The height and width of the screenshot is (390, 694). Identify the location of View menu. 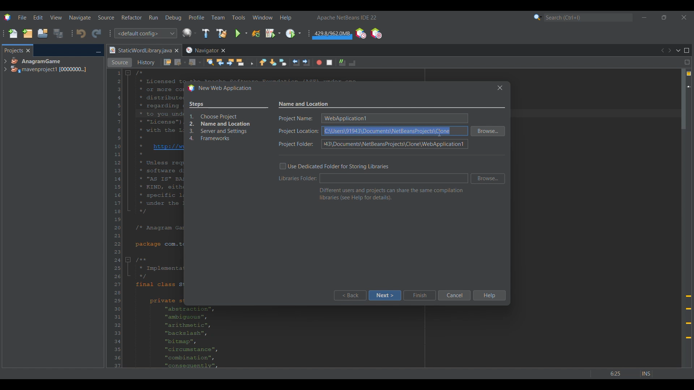
(56, 17).